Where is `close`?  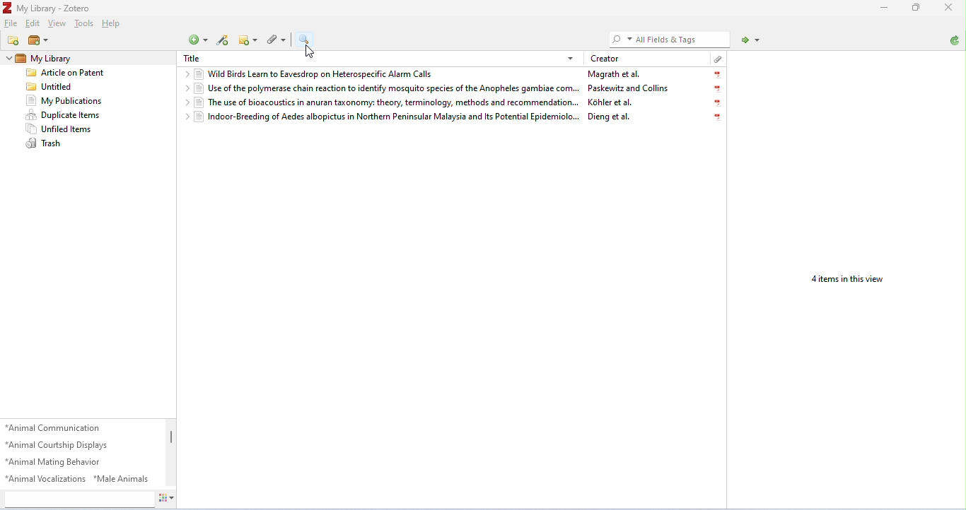 close is located at coordinates (950, 8).